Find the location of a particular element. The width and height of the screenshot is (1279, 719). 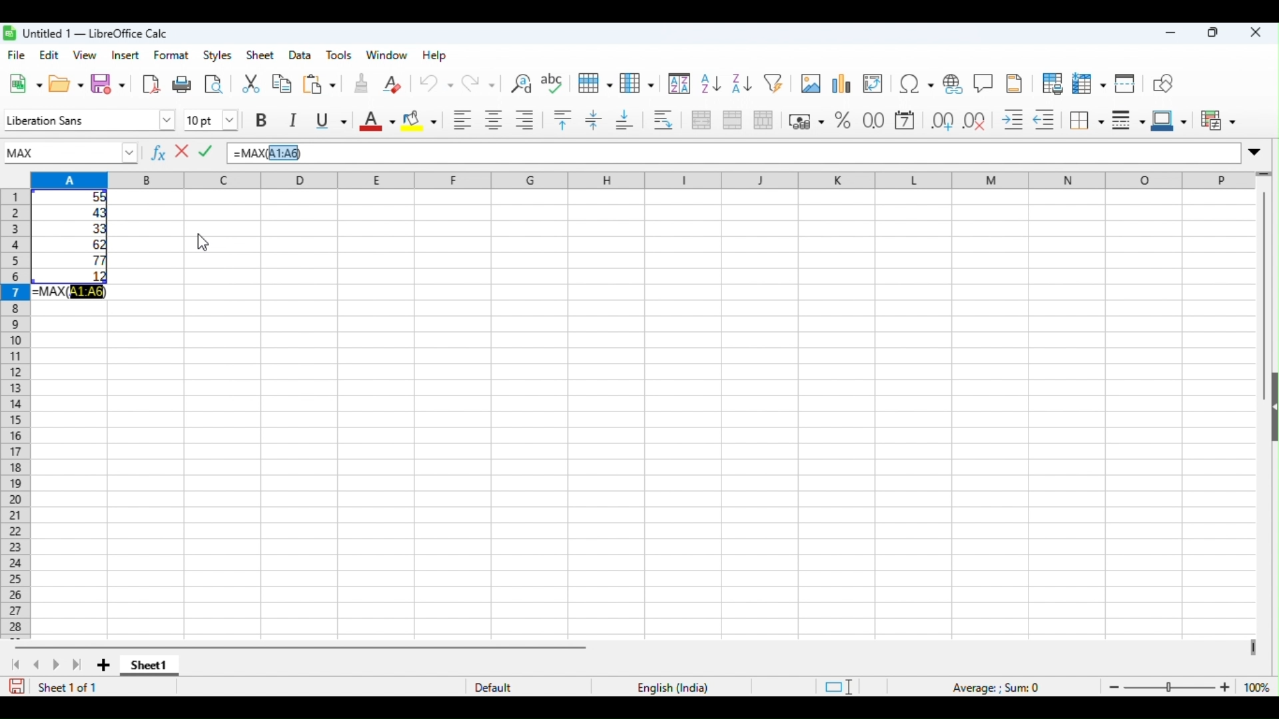

title is located at coordinates (87, 33).